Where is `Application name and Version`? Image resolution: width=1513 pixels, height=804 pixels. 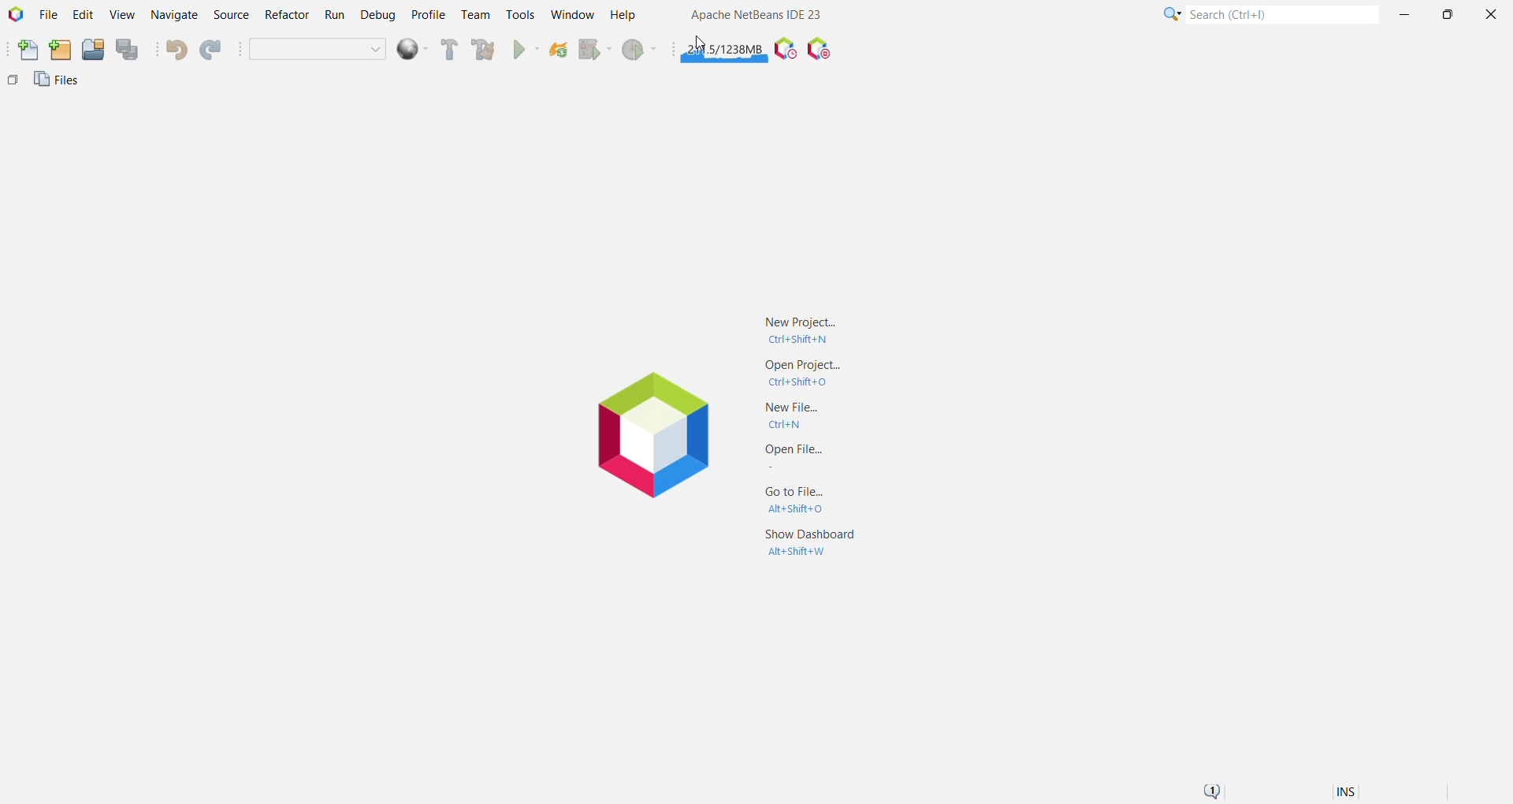
Application name and Version is located at coordinates (754, 17).